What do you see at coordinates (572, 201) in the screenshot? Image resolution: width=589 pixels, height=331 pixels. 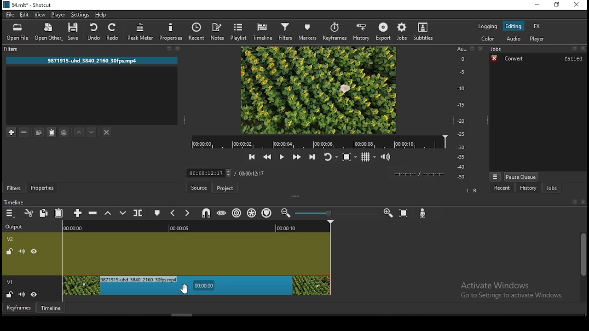 I see `bookmark` at bounding box center [572, 201].